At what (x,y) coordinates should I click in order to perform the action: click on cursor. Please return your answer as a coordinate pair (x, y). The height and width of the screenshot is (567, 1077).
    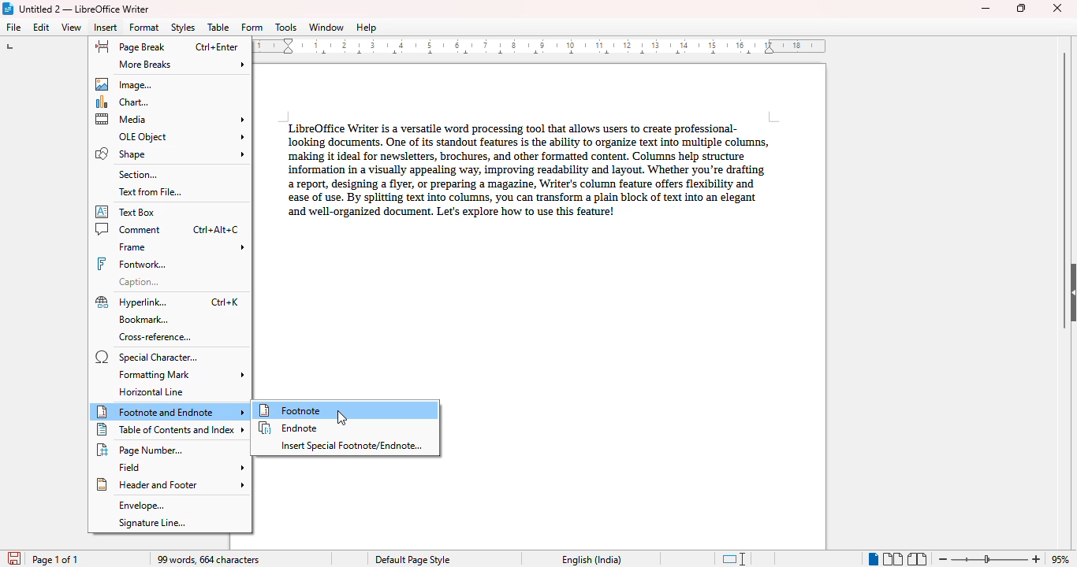
    Looking at the image, I should click on (342, 417).